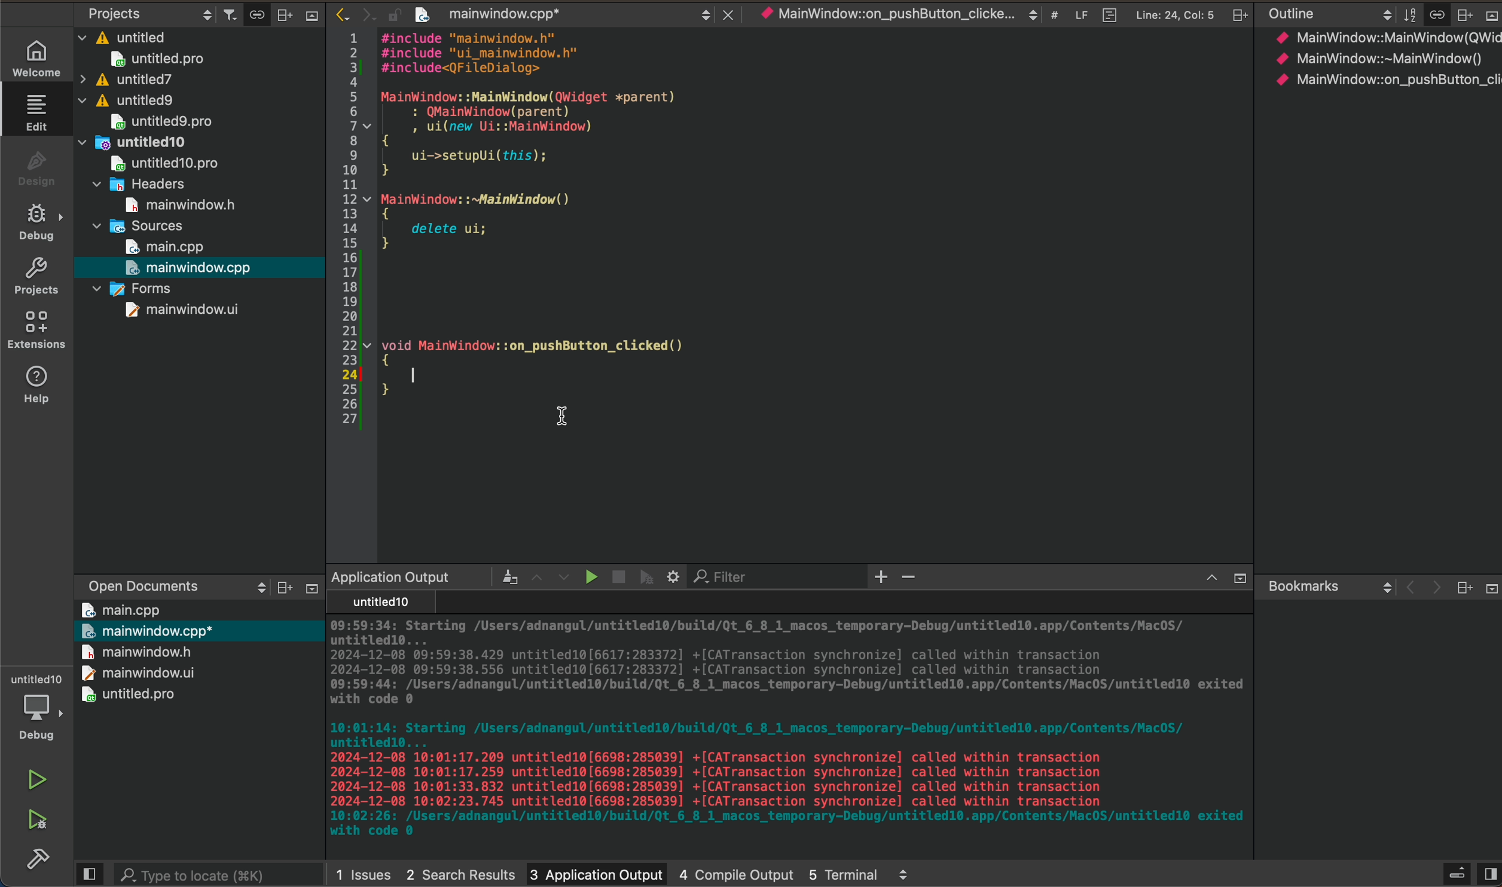  I want to click on up, so click(1205, 579).